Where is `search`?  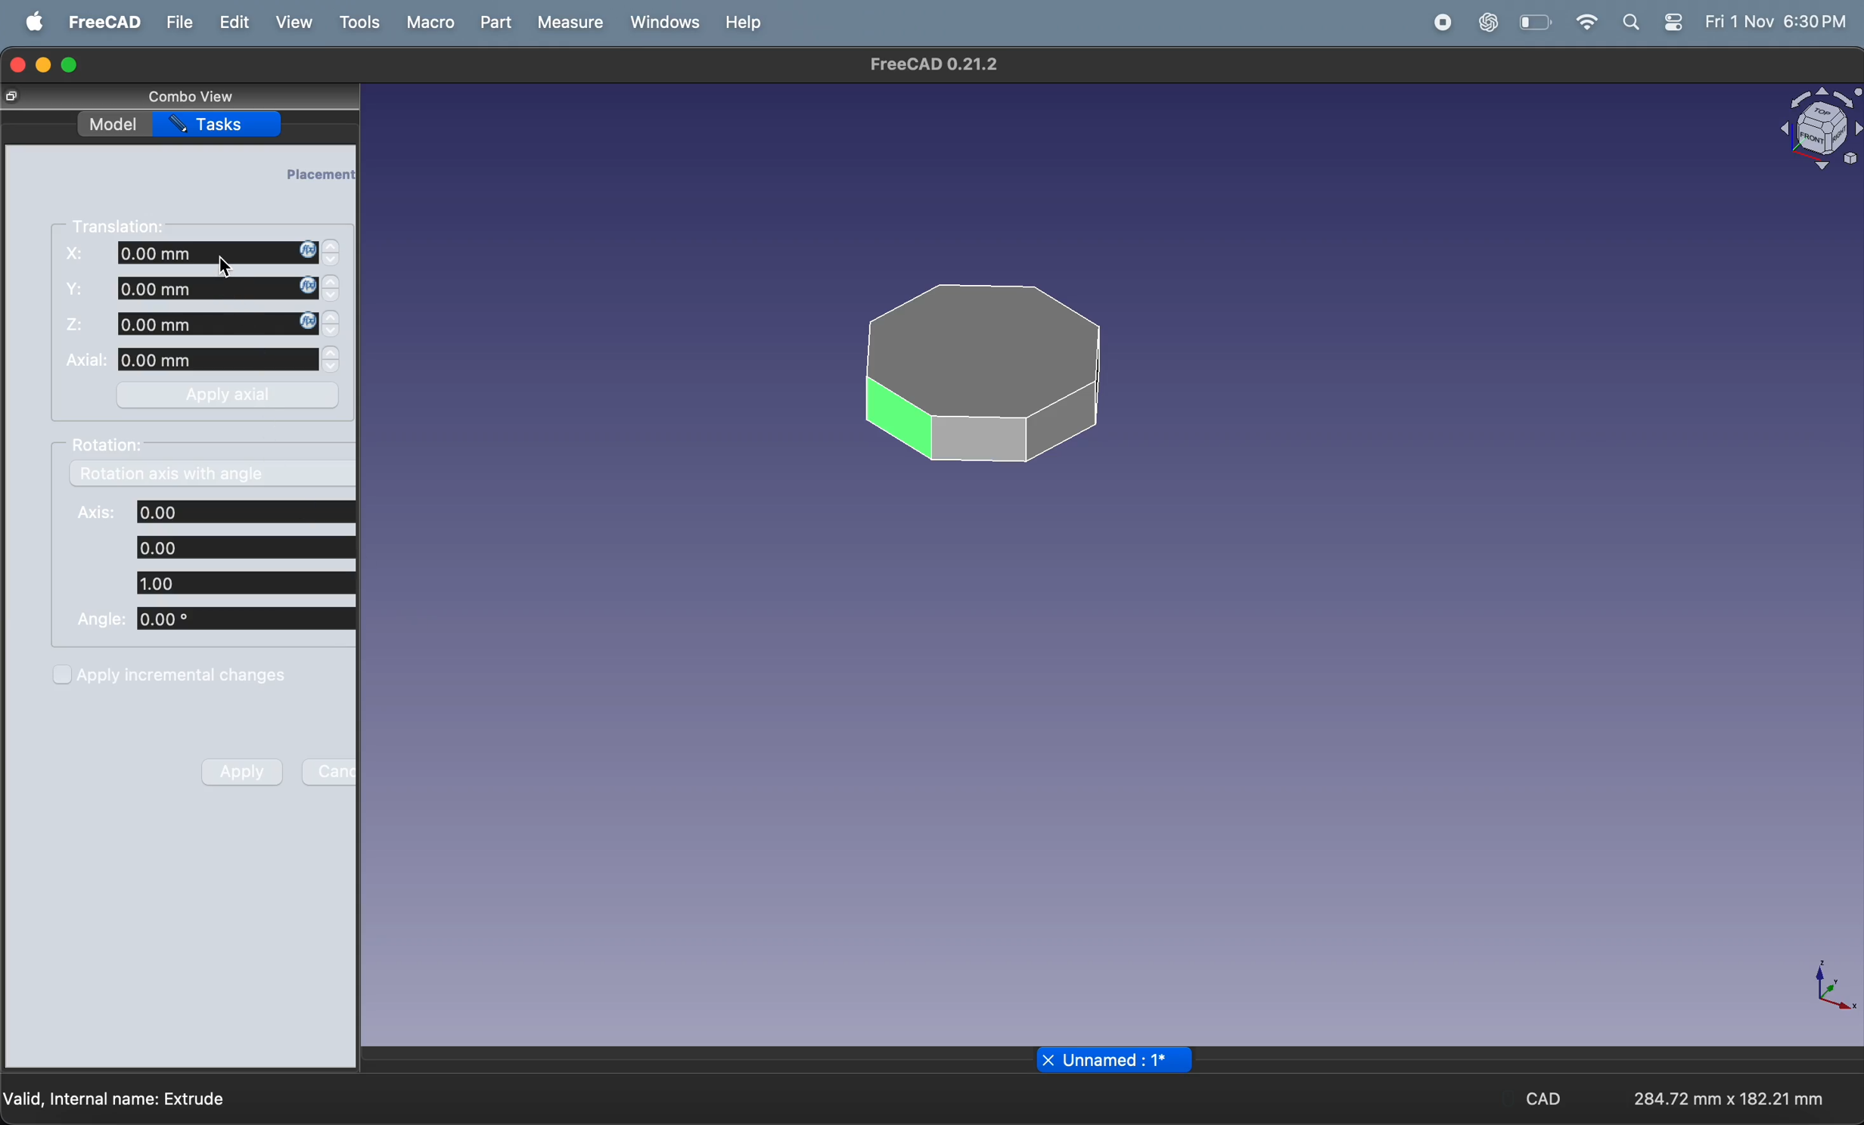 search is located at coordinates (1632, 21).